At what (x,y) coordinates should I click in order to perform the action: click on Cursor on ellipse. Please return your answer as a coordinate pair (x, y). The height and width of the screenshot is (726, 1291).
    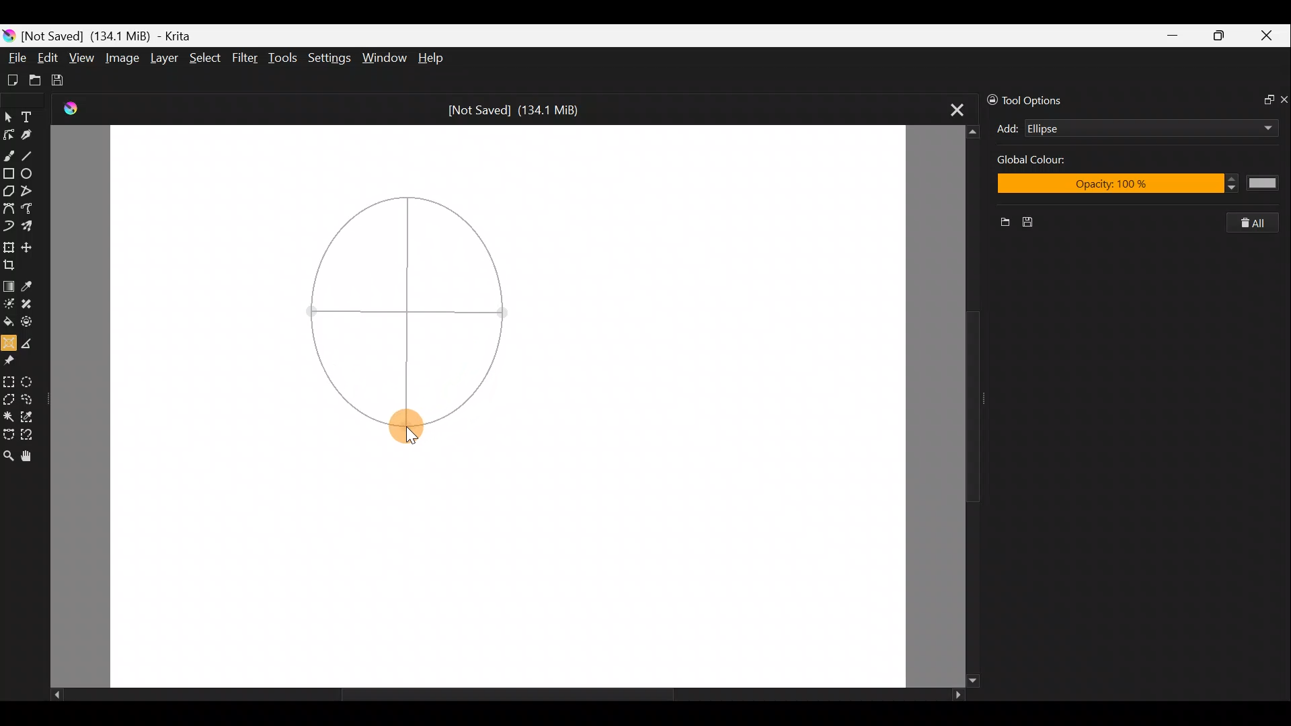
    Looking at the image, I should click on (407, 428).